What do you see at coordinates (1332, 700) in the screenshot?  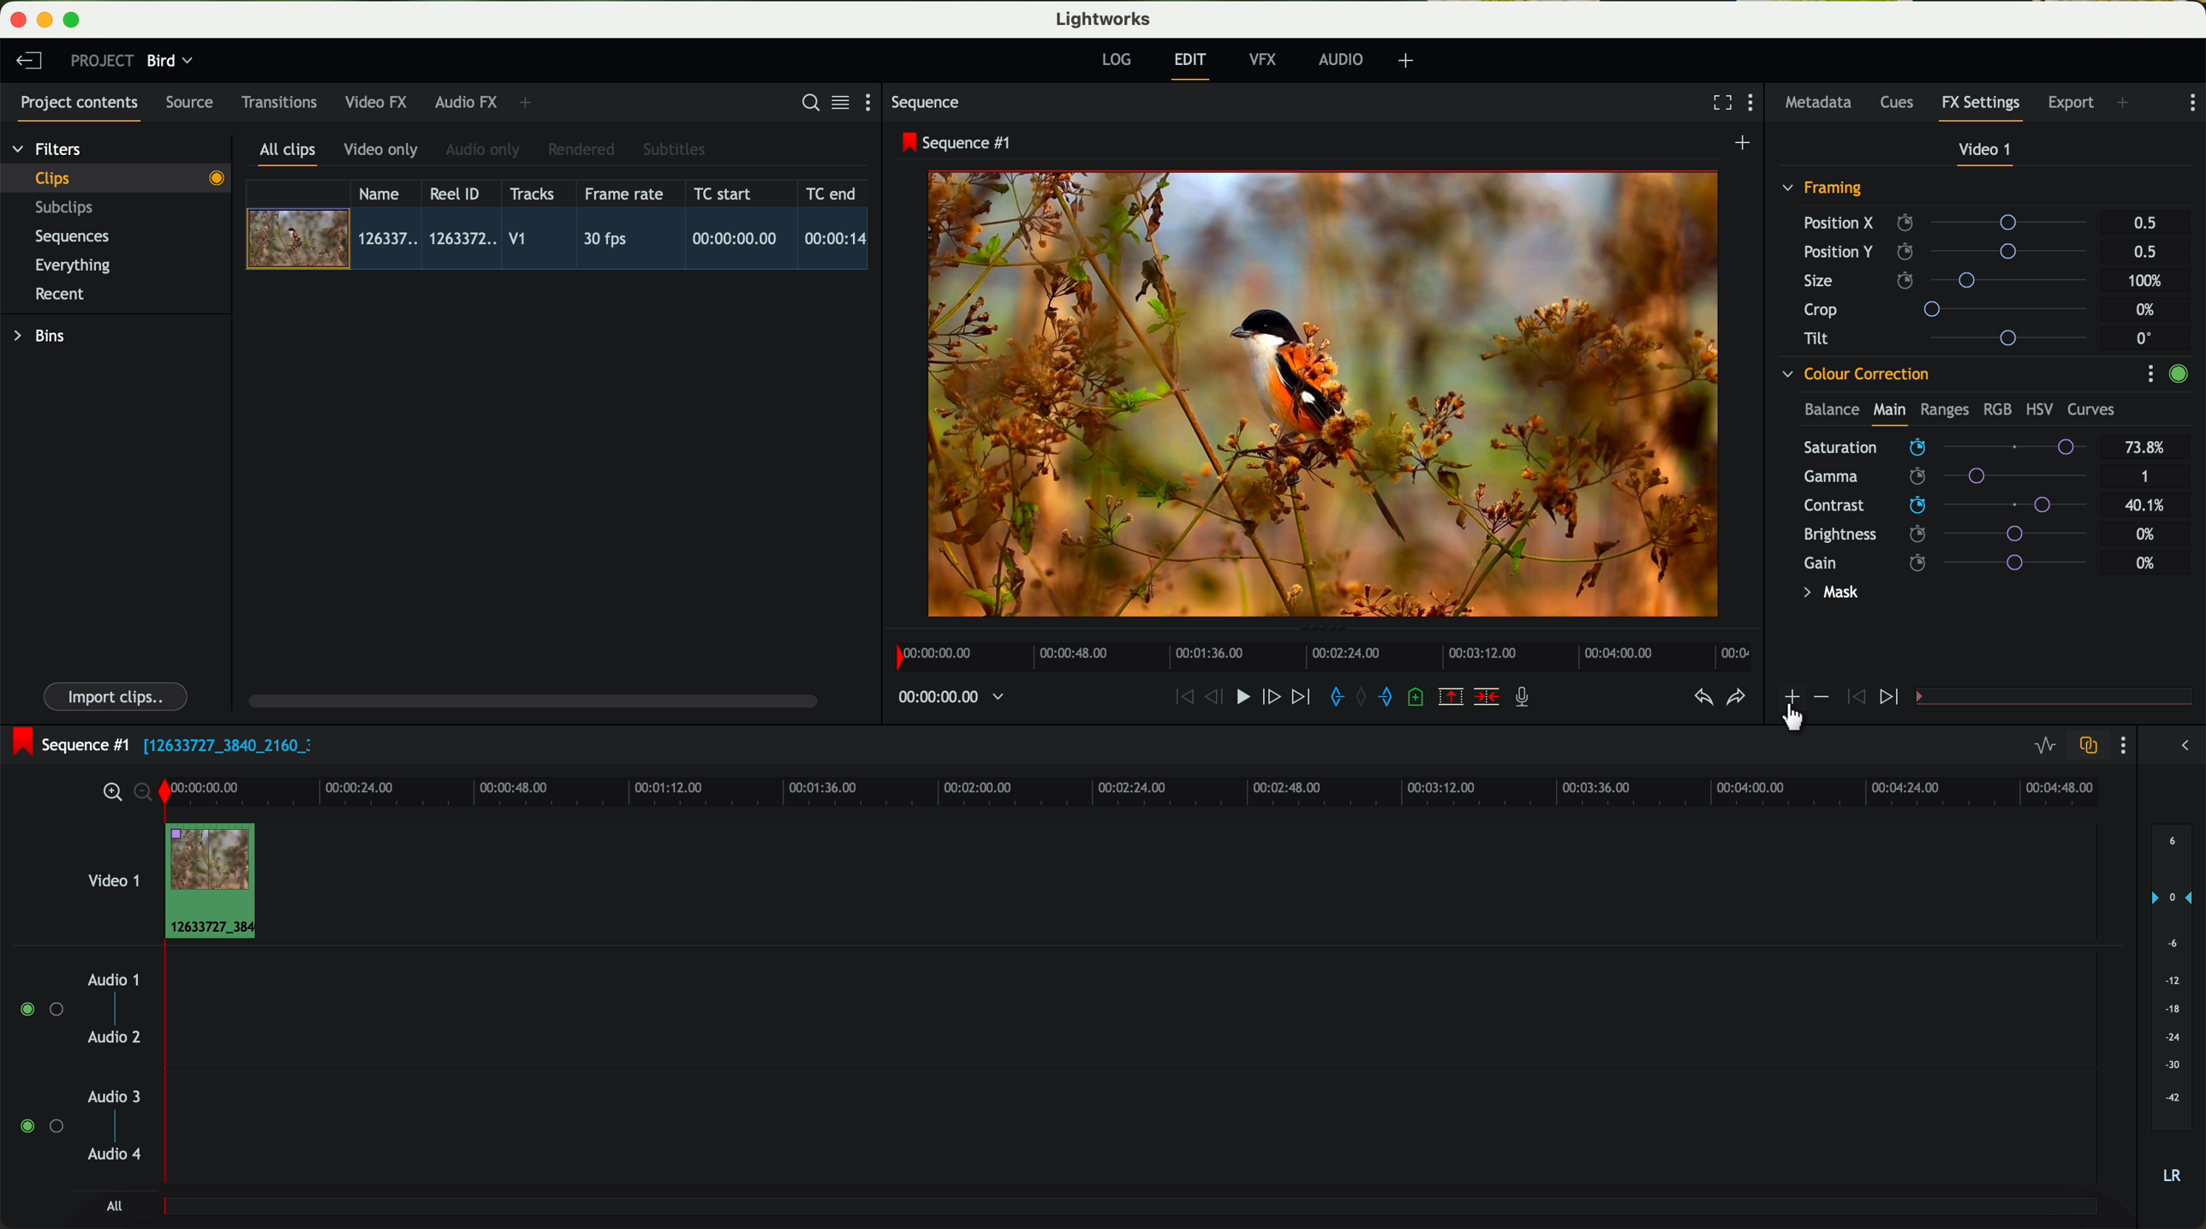 I see `add 'in' mark` at bounding box center [1332, 700].